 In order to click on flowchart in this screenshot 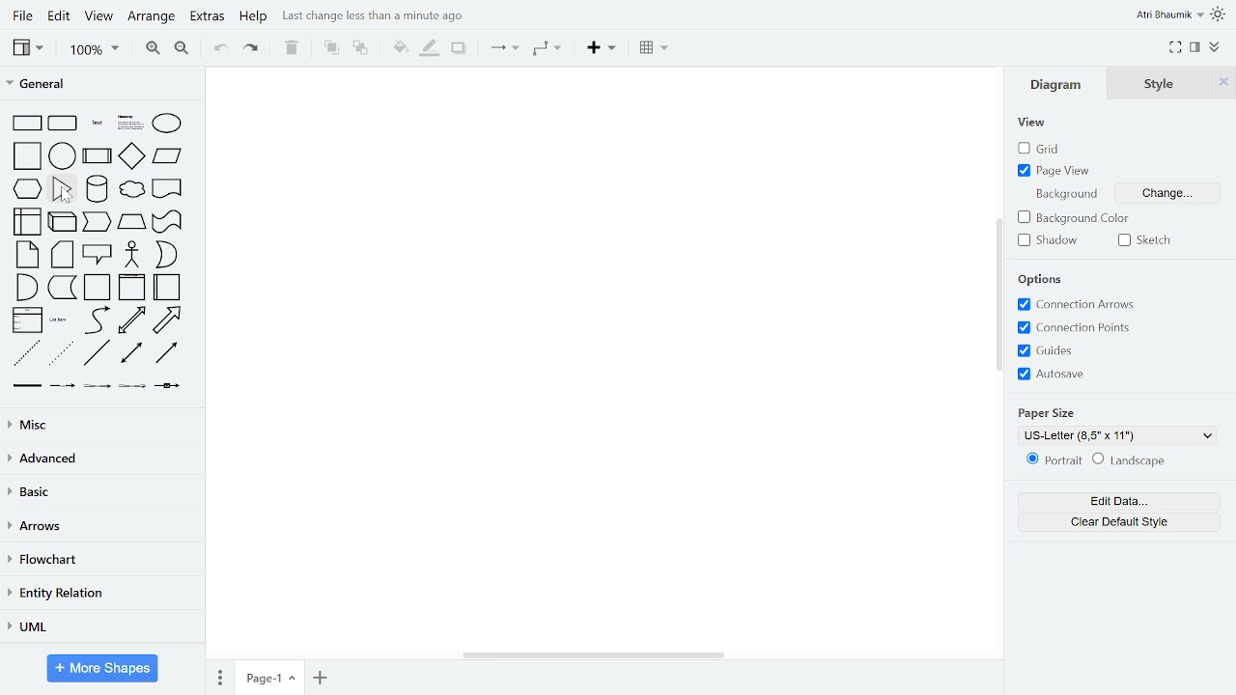, I will do `click(100, 560)`.